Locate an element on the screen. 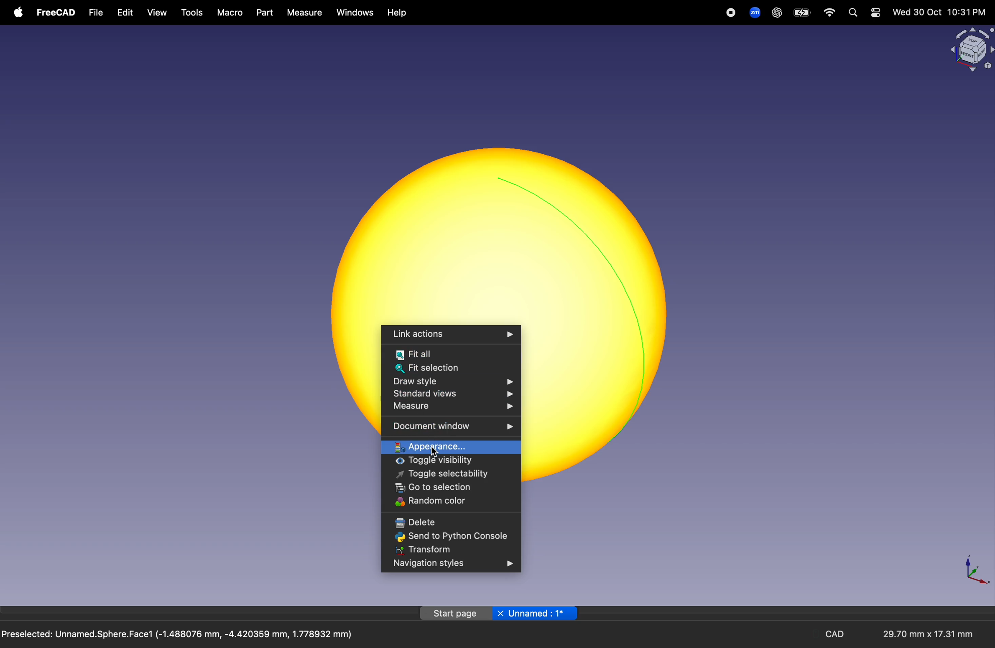 The width and height of the screenshot is (995, 648). object view is located at coordinates (970, 48).